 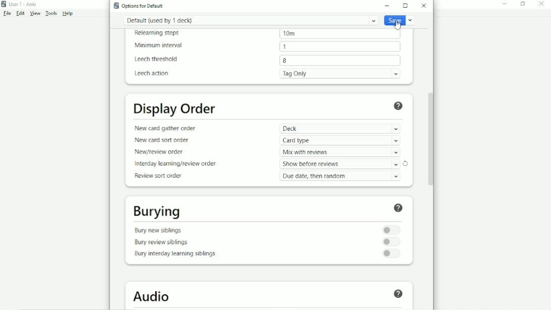 I want to click on Card type, so click(x=340, y=140).